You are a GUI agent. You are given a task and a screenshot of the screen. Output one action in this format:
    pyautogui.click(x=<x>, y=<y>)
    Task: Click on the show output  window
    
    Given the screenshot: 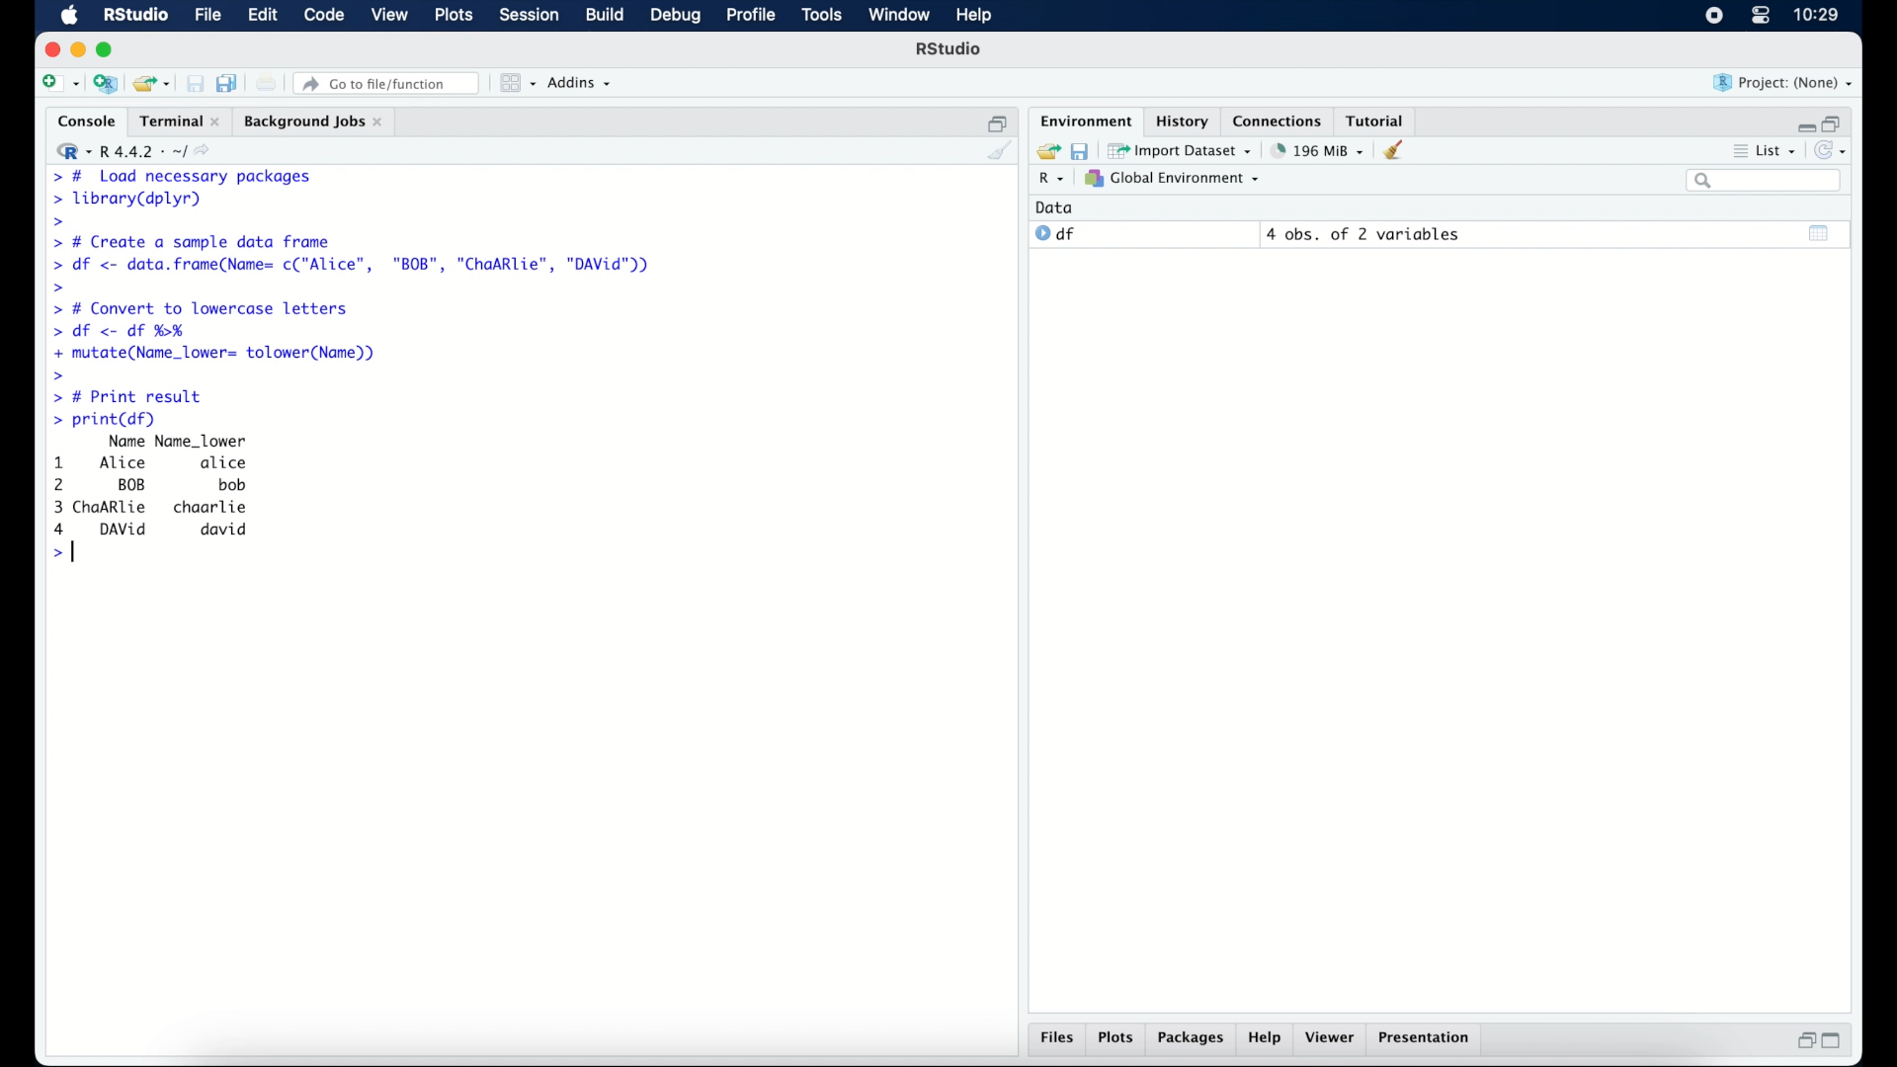 What is the action you would take?
    pyautogui.click(x=1820, y=232)
    